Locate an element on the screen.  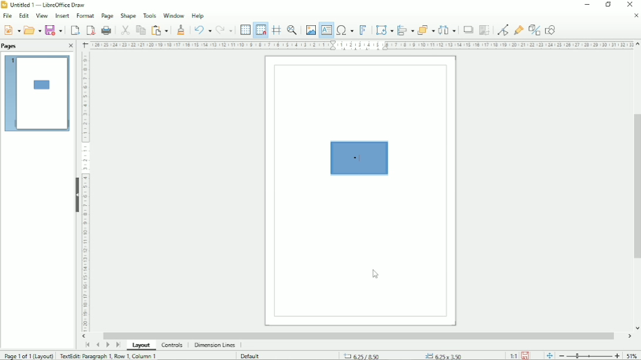
TextEdit:  Paragraph 1, Row 1, Column 1 is located at coordinates (109, 356).